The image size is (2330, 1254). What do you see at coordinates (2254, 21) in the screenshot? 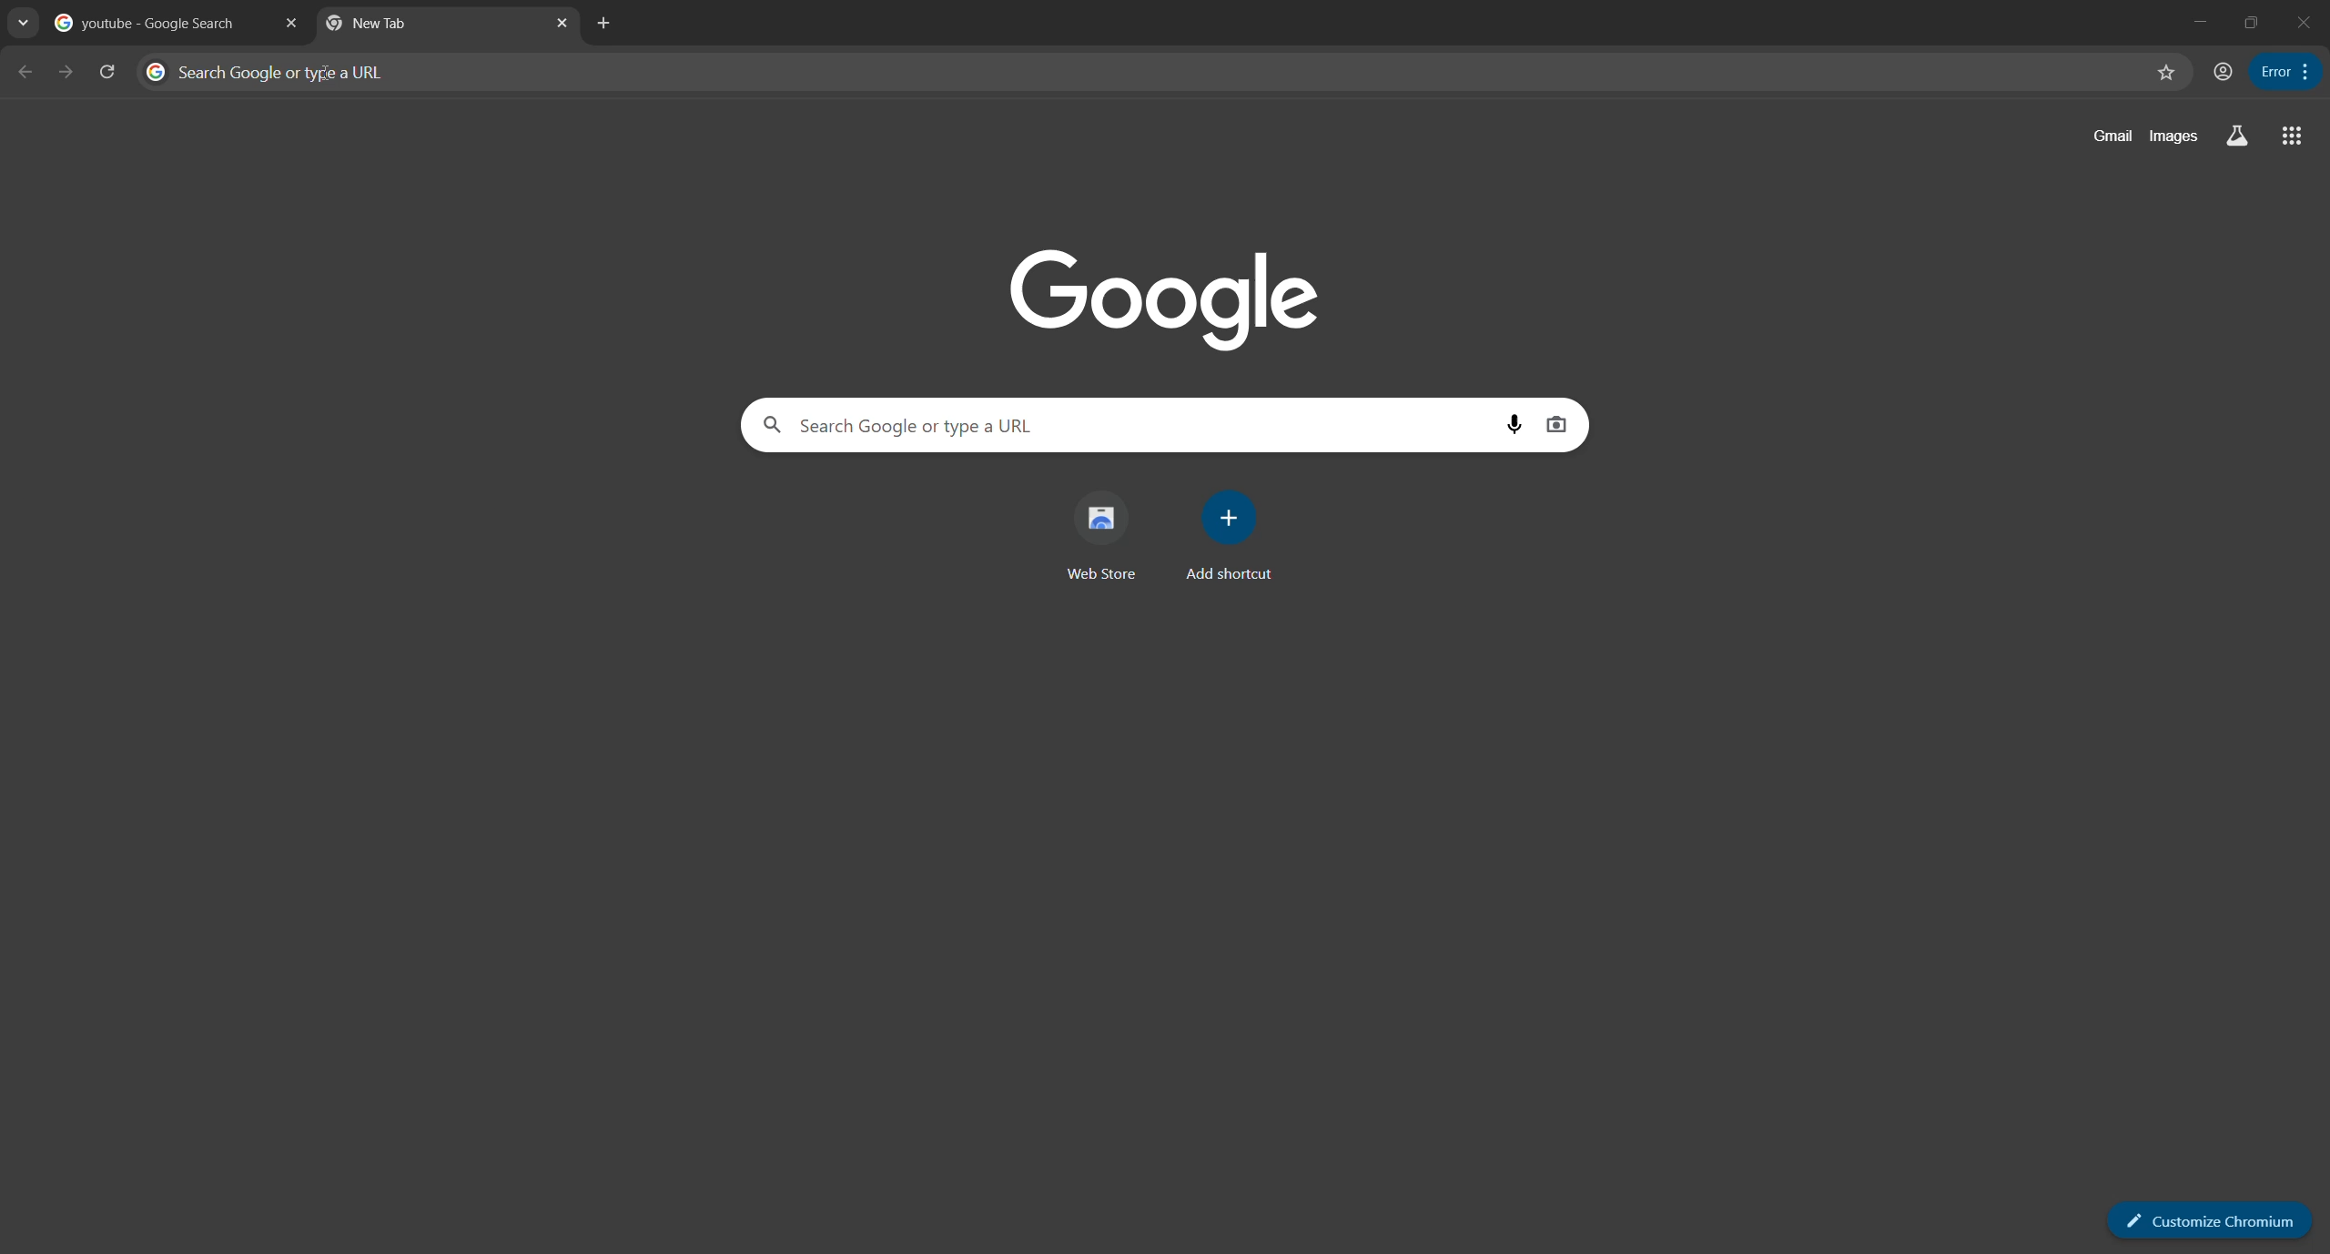
I see `maximize or restore` at bounding box center [2254, 21].